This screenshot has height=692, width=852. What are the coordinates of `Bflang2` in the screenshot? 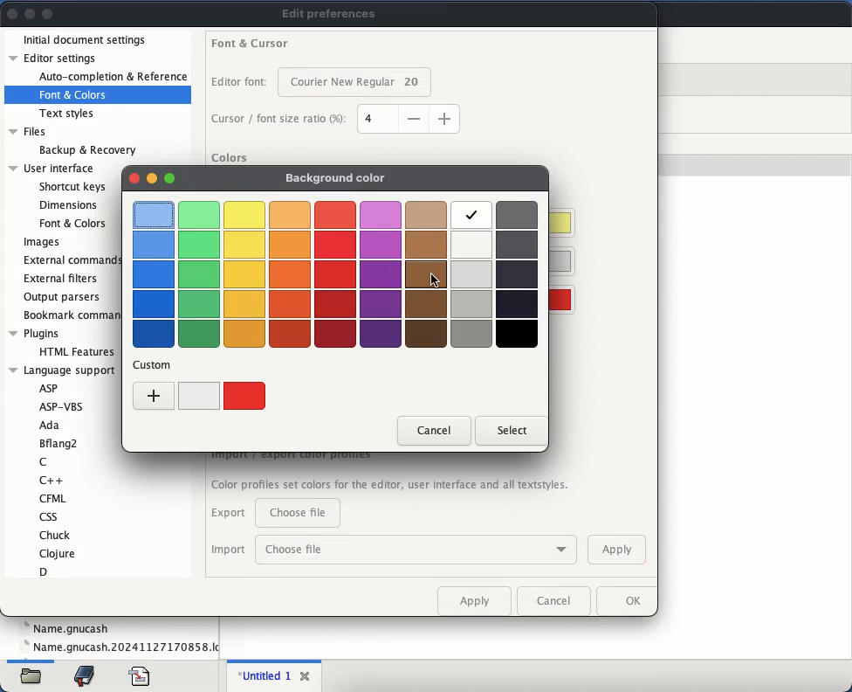 It's located at (59, 442).